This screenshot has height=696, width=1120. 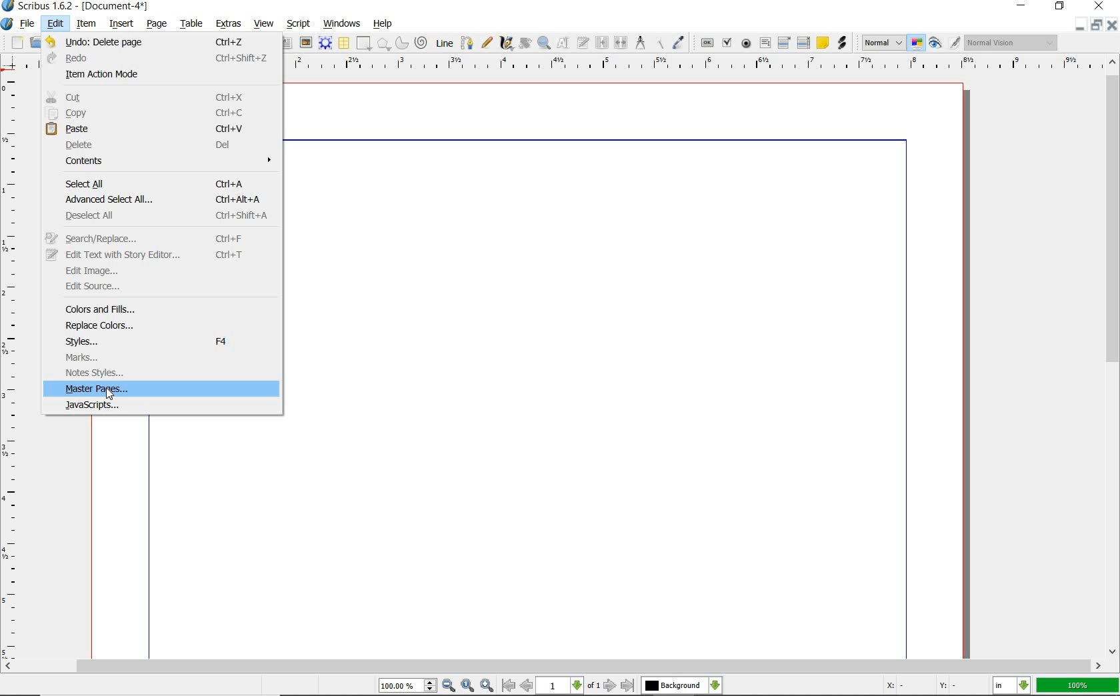 I want to click on select all, so click(x=165, y=183).